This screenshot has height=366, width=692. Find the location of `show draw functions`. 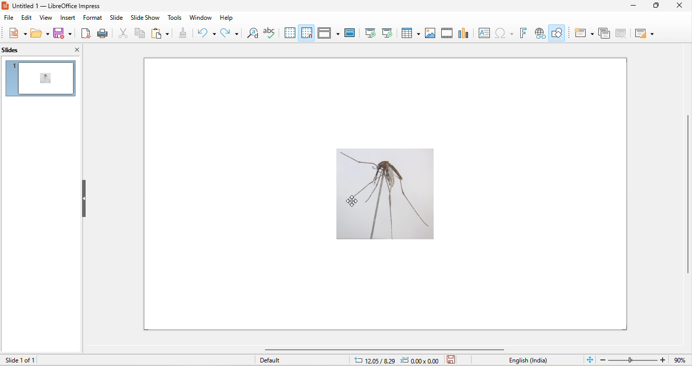

show draw functions is located at coordinates (557, 33).